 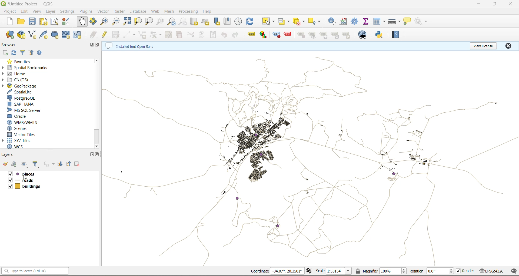 I want to click on select value, so click(x=285, y=21).